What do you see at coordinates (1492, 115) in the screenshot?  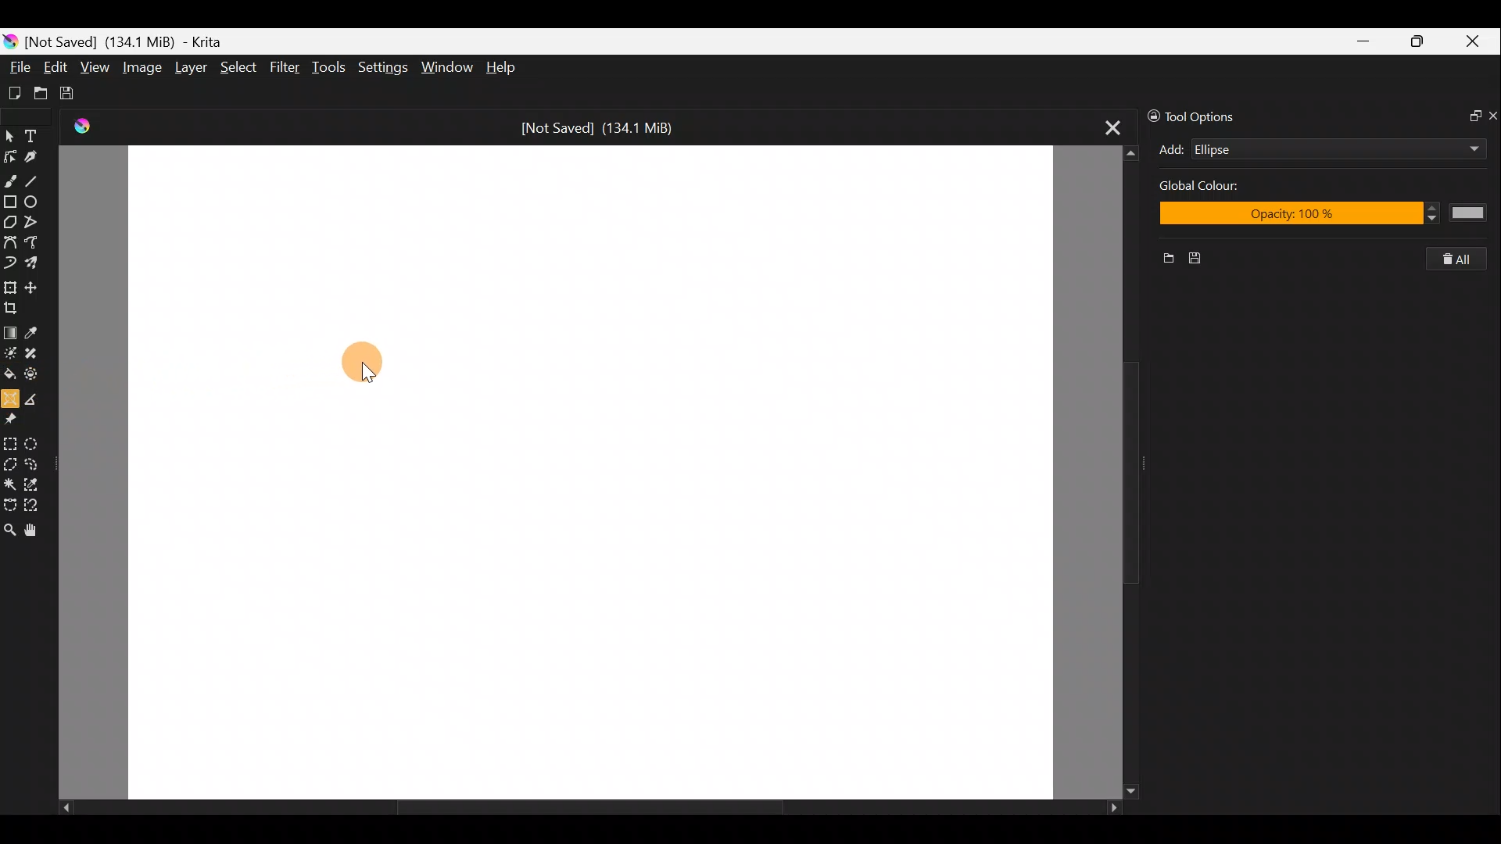 I see `Close docker` at bounding box center [1492, 115].